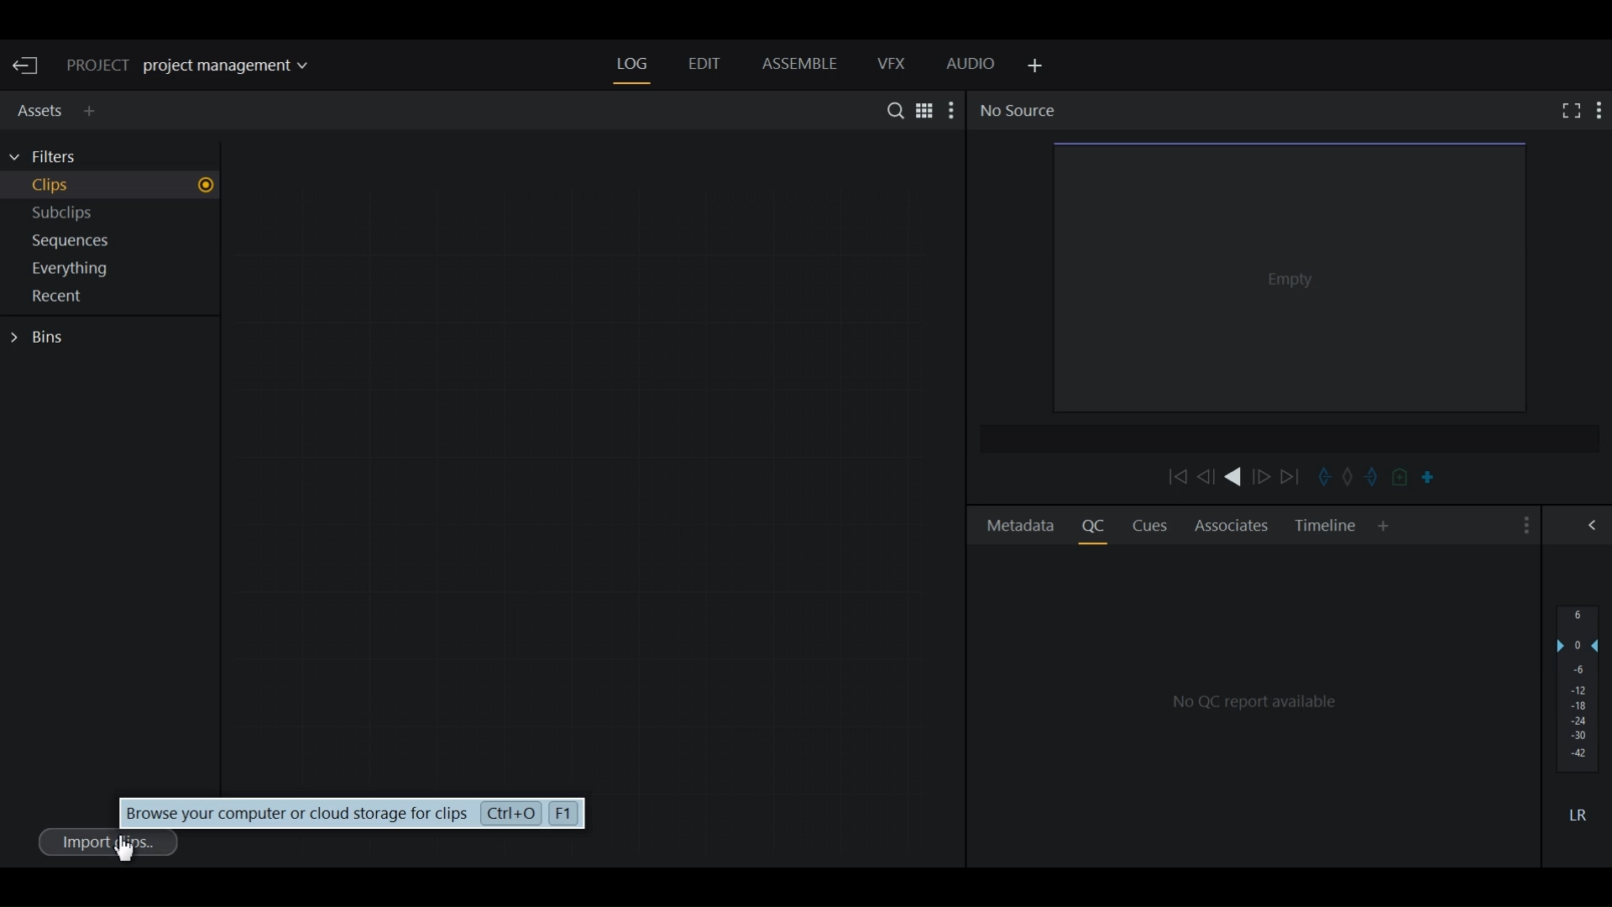  What do you see at coordinates (113, 297) in the screenshot?
I see `Show Recent in current project` at bounding box center [113, 297].